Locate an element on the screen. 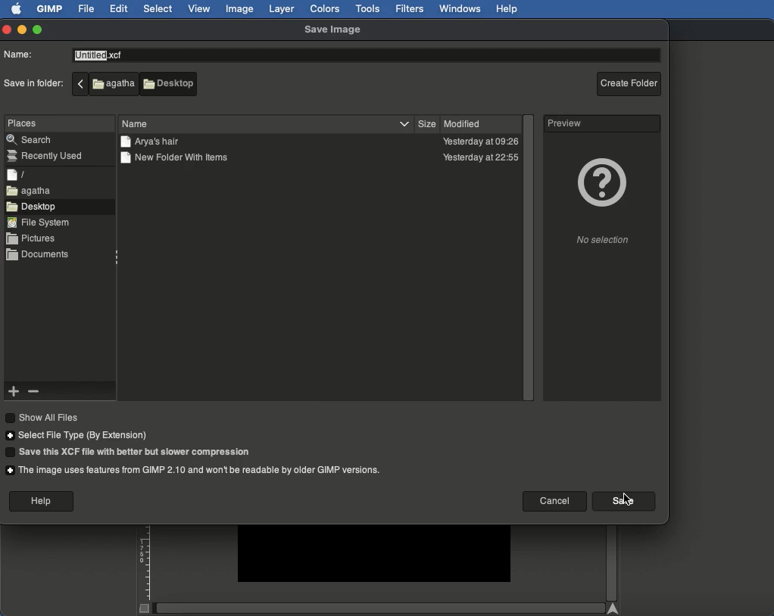 The width and height of the screenshot is (774, 616). Slider is located at coordinates (383, 608).